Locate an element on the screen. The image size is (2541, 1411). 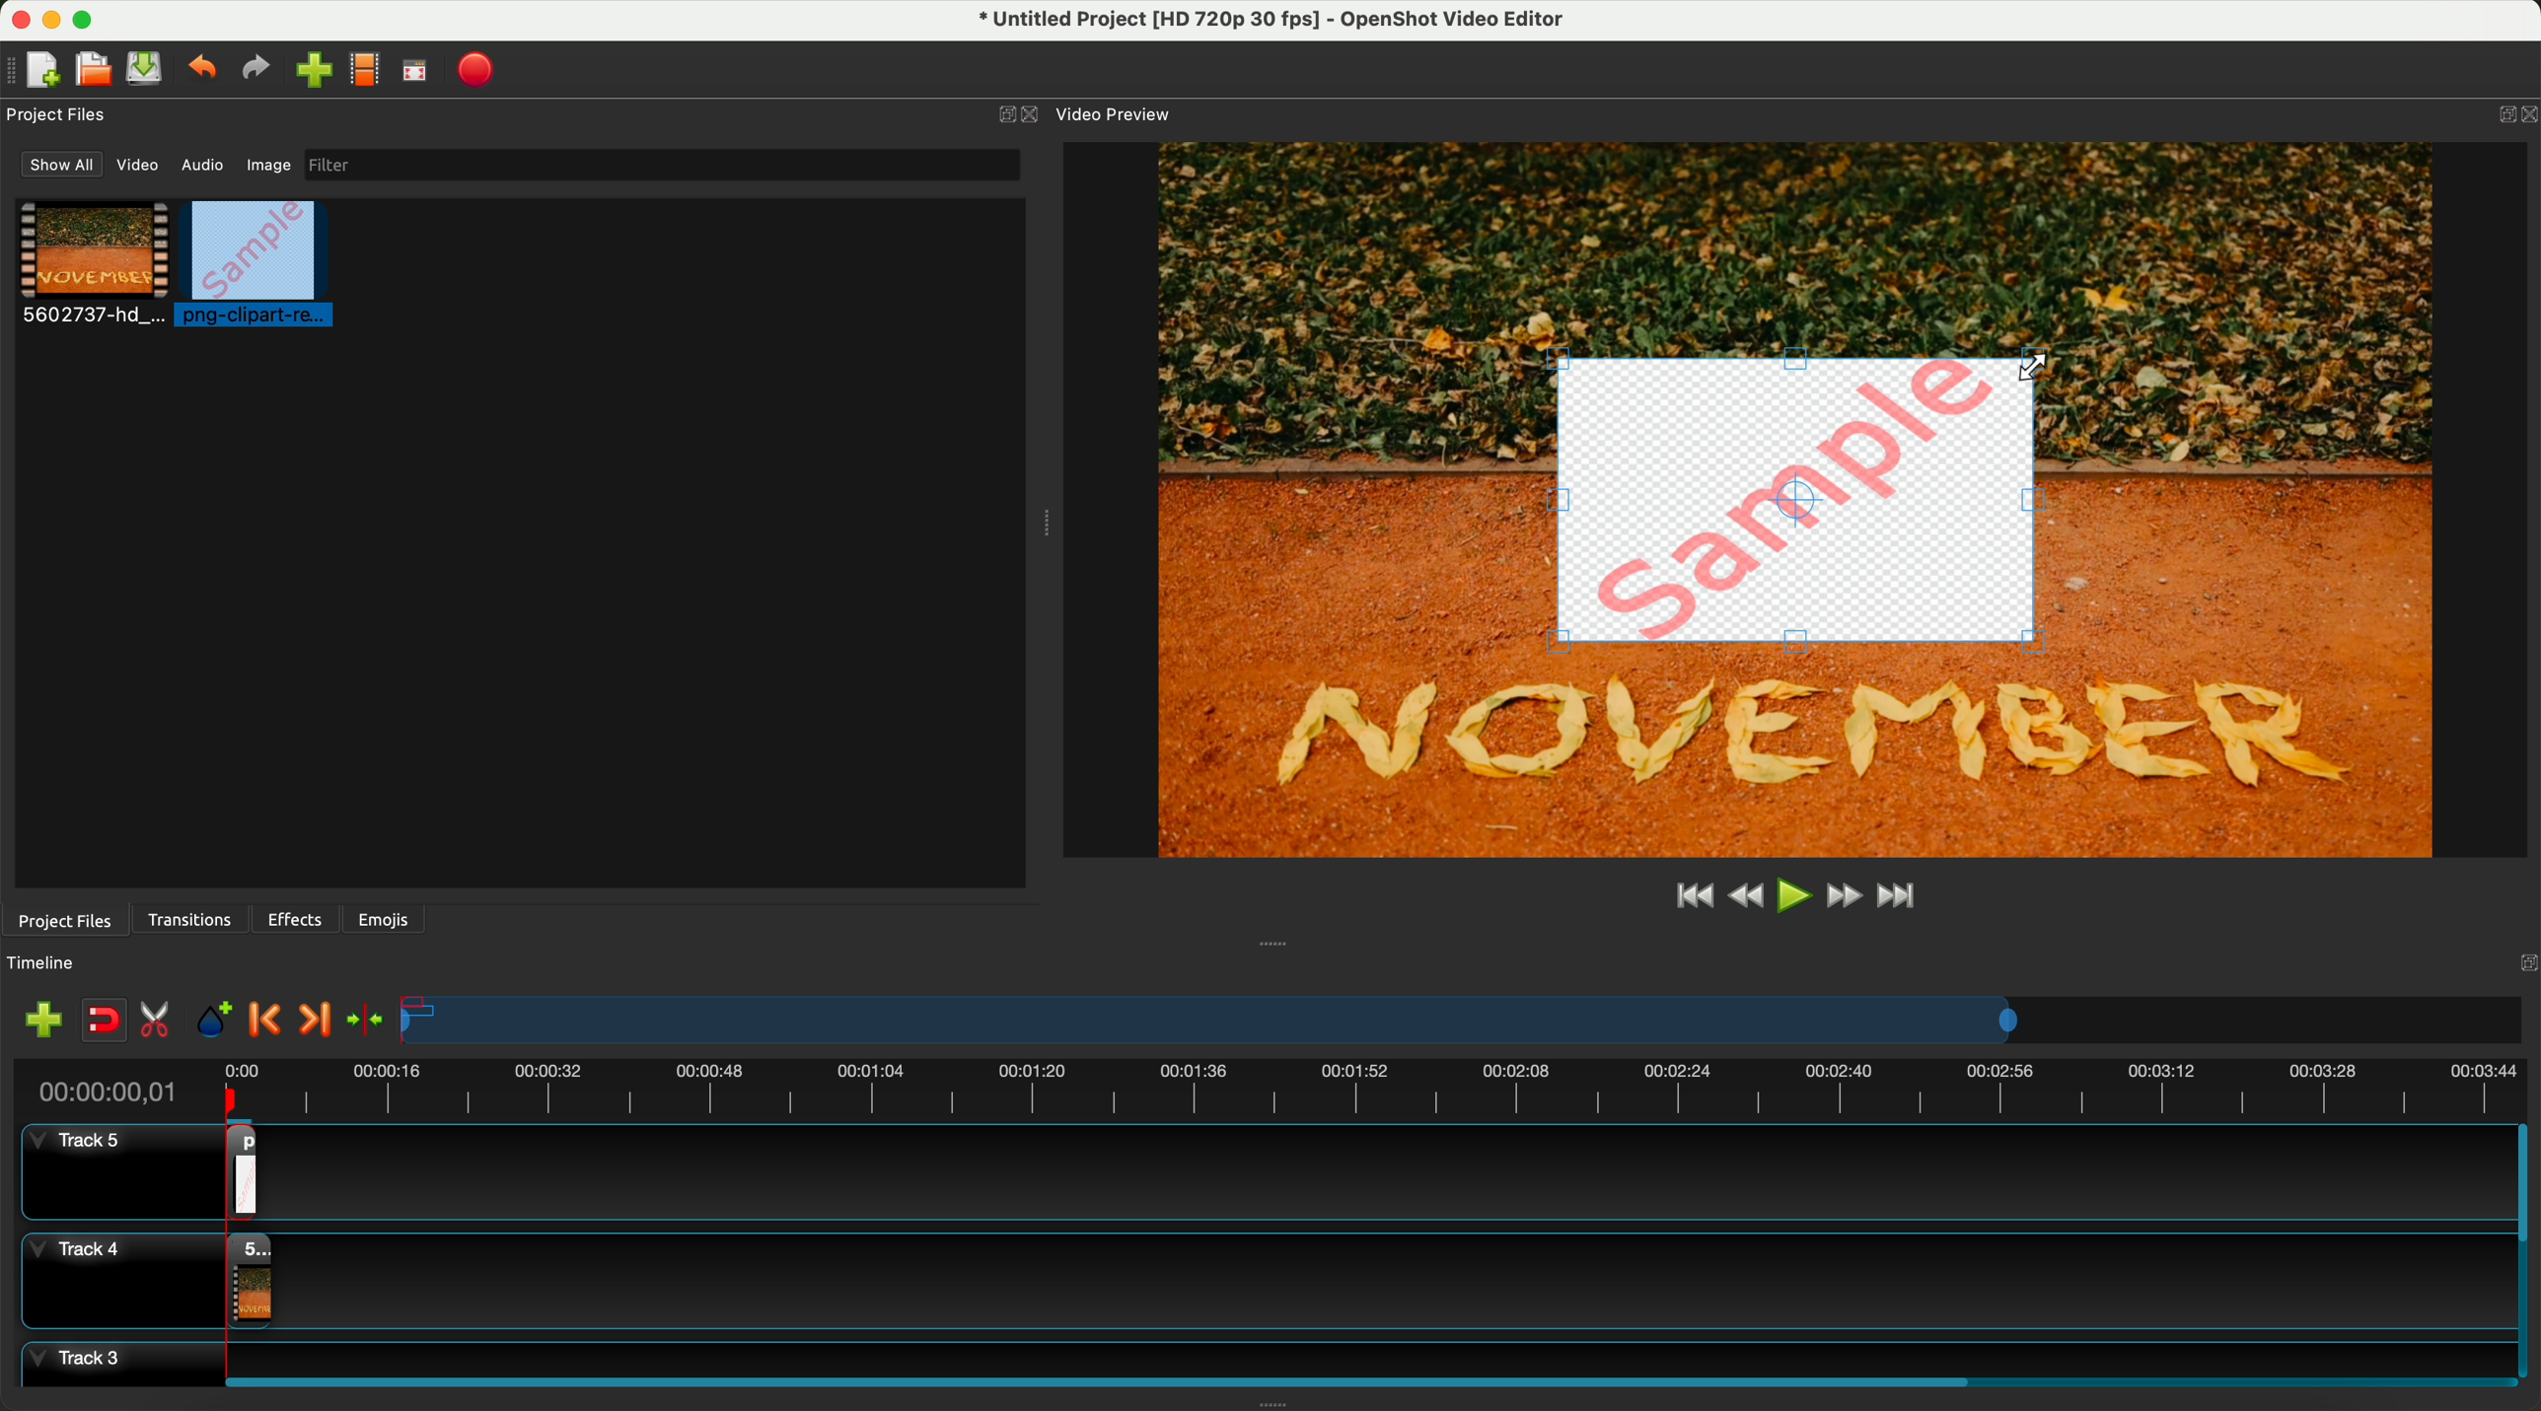
play is located at coordinates (1794, 894).